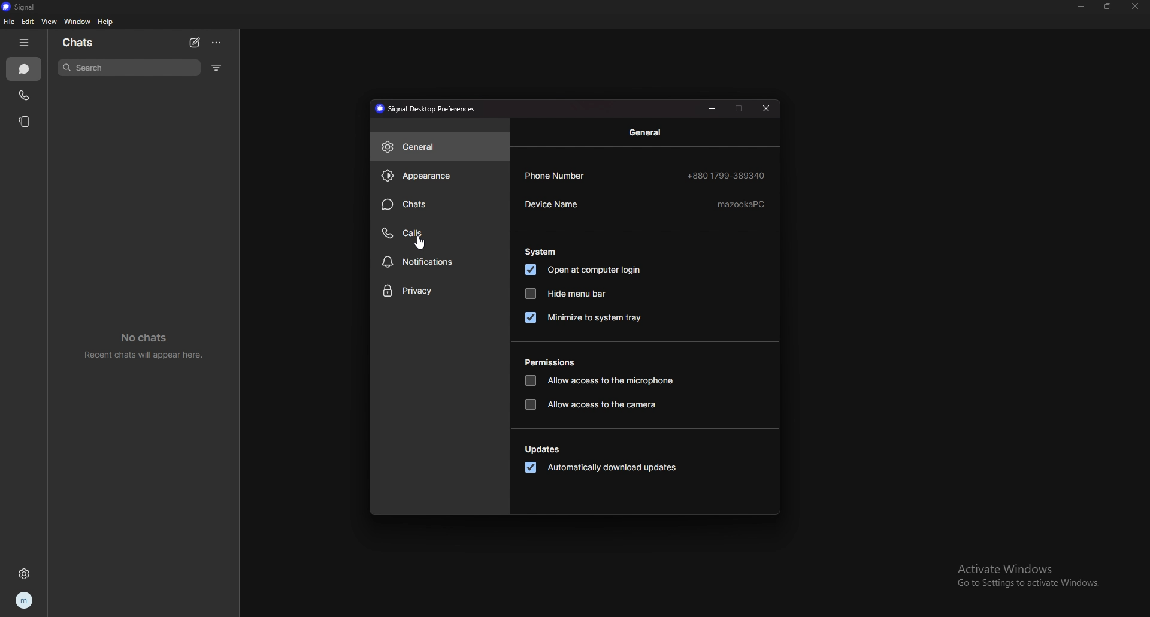 This screenshot has width=1150, height=617. What do you see at coordinates (419, 246) in the screenshot?
I see `cursor` at bounding box center [419, 246].